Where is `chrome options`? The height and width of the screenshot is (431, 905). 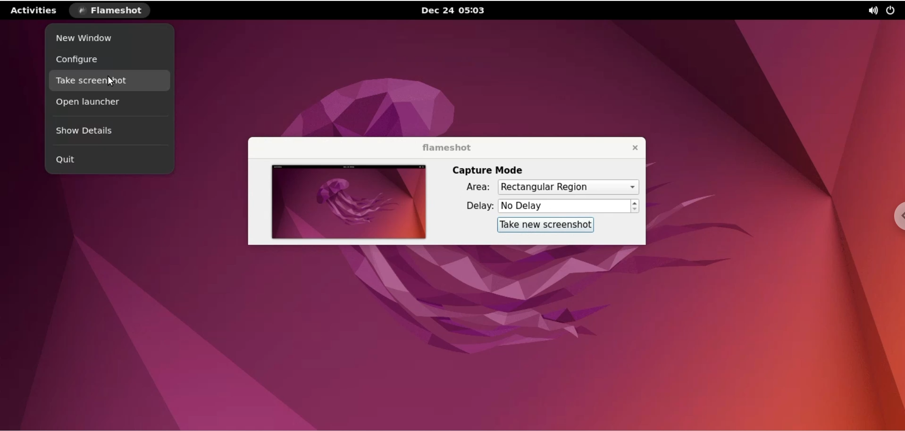 chrome options is located at coordinates (888, 210).